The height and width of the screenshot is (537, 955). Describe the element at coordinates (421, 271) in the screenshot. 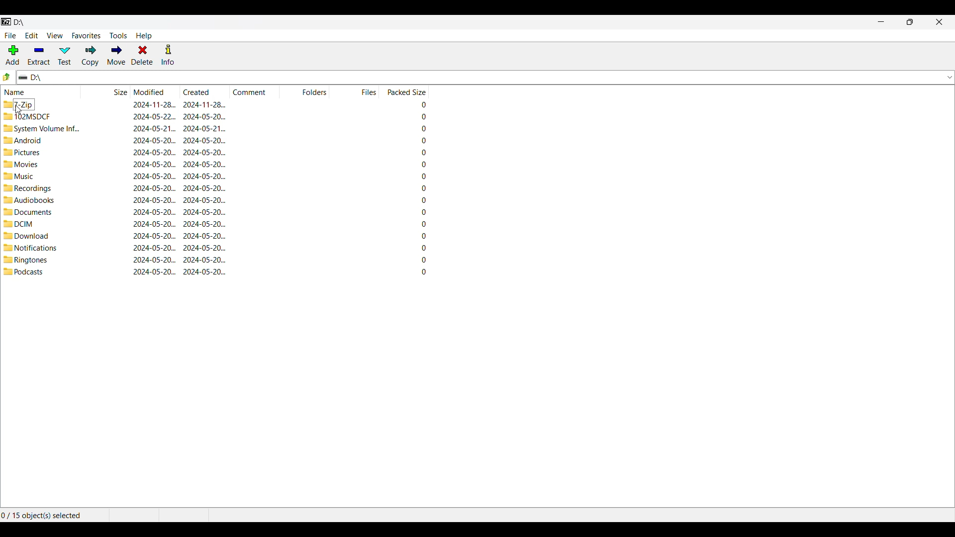

I see `packed size` at that location.